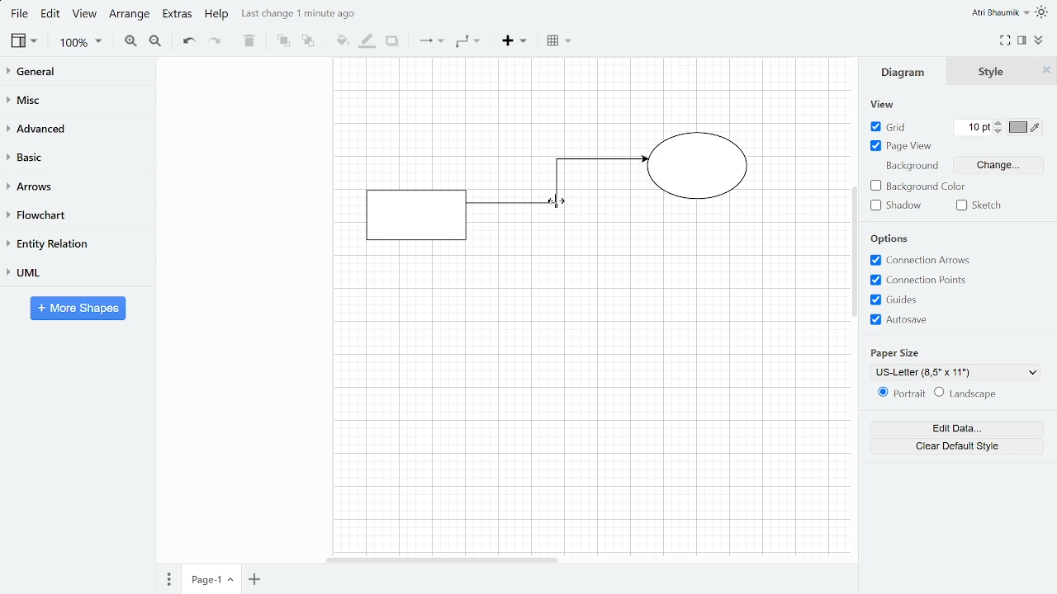 This screenshot has width=1057, height=594. I want to click on Diagram, so click(903, 73).